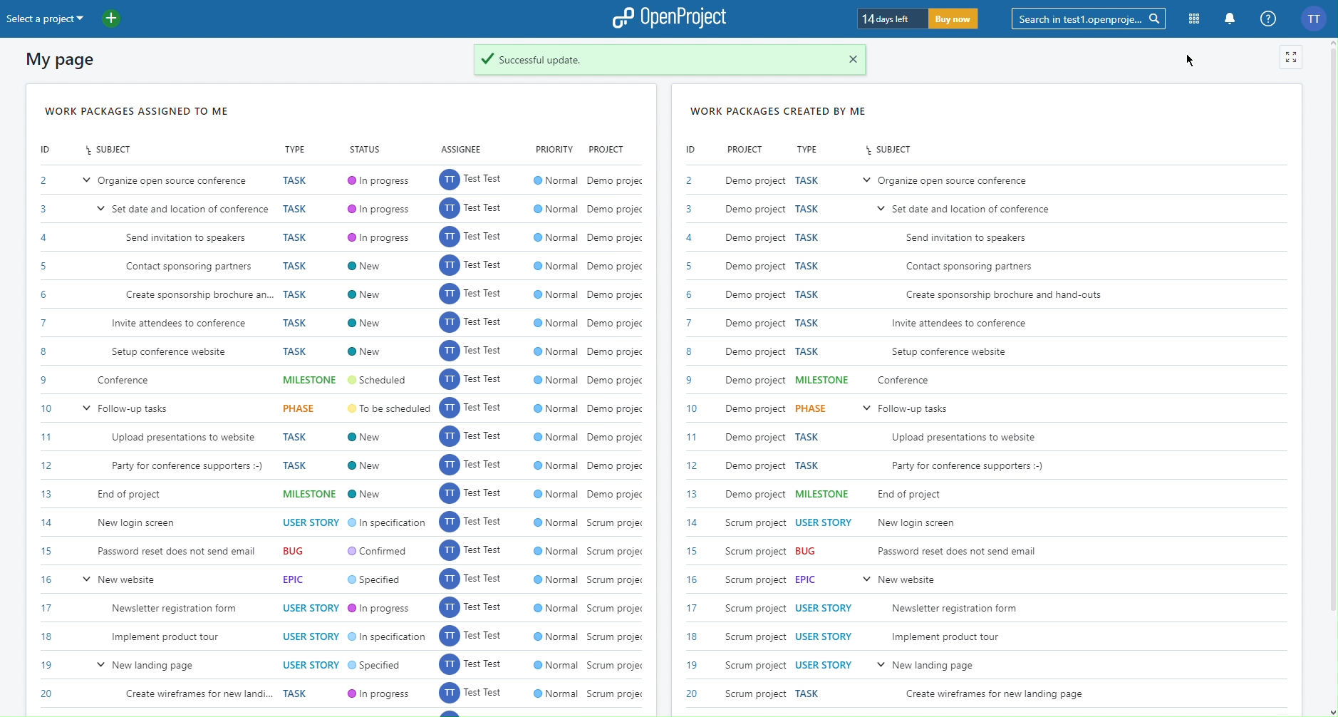  Describe the element at coordinates (616, 336) in the screenshot. I see `Demo project` at that location.